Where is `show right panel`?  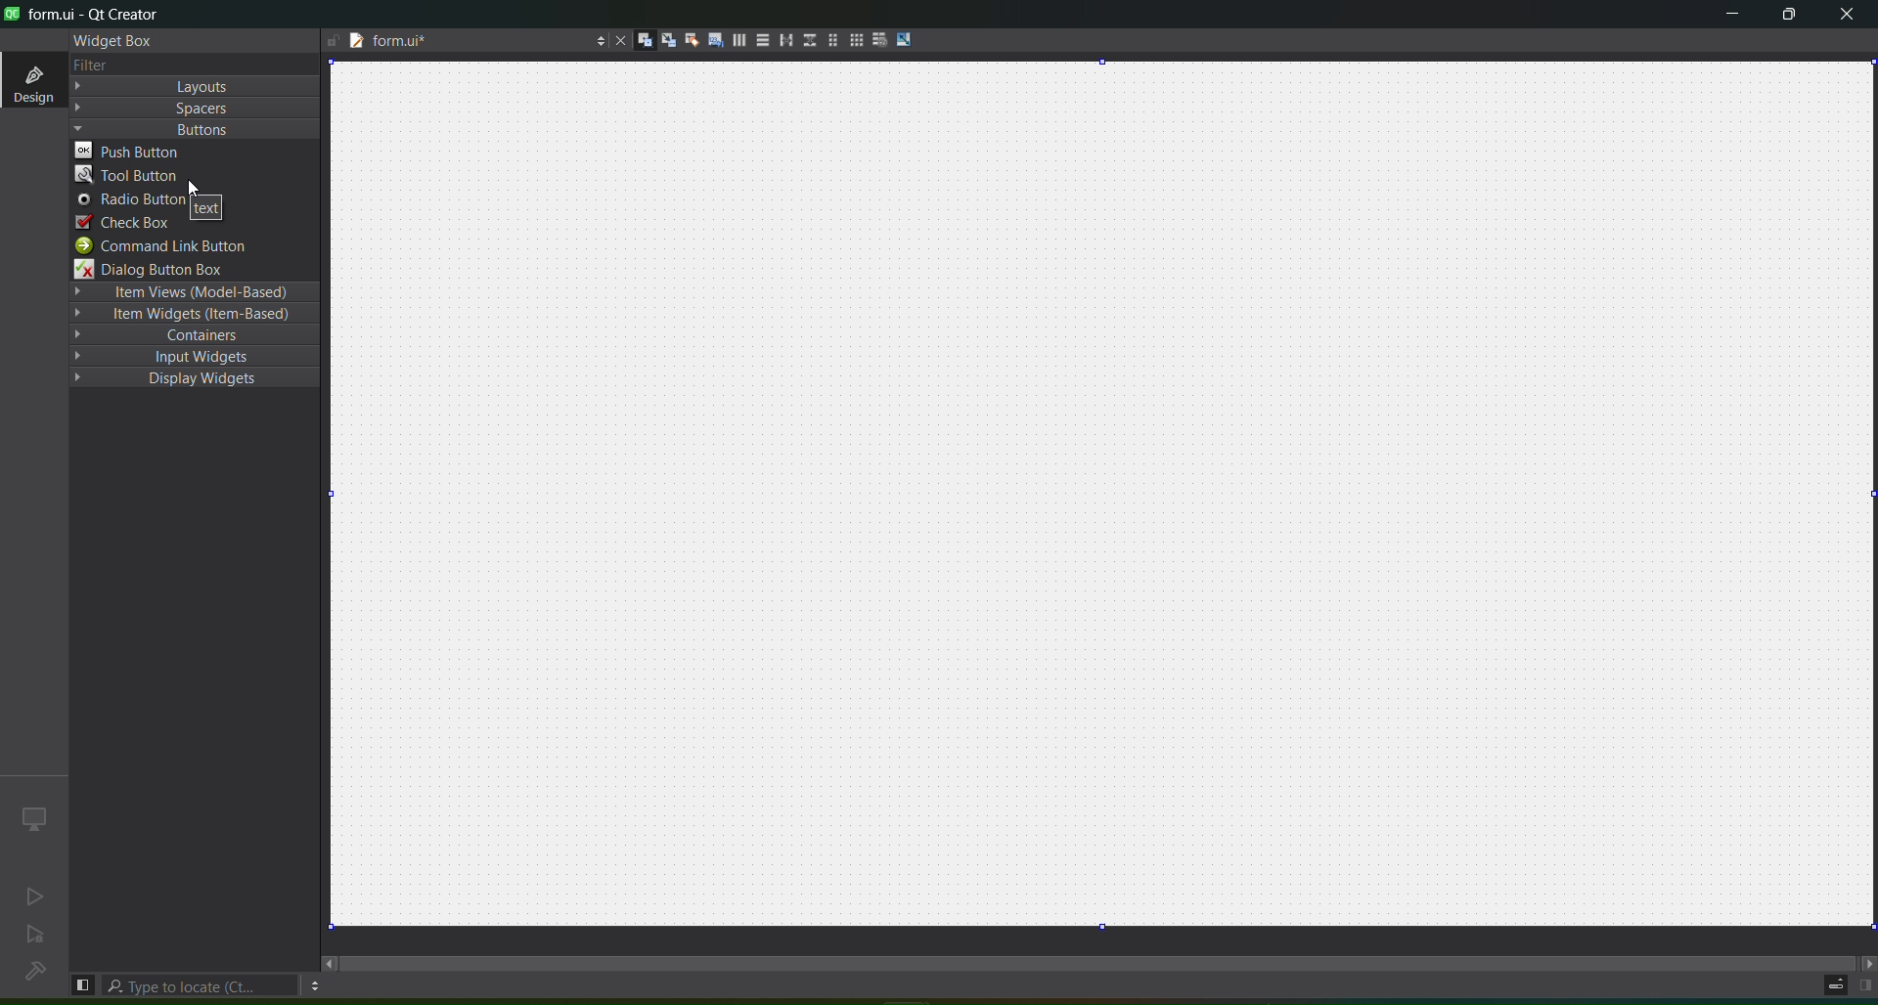
show right panel is located at coordinates (1865, 983).